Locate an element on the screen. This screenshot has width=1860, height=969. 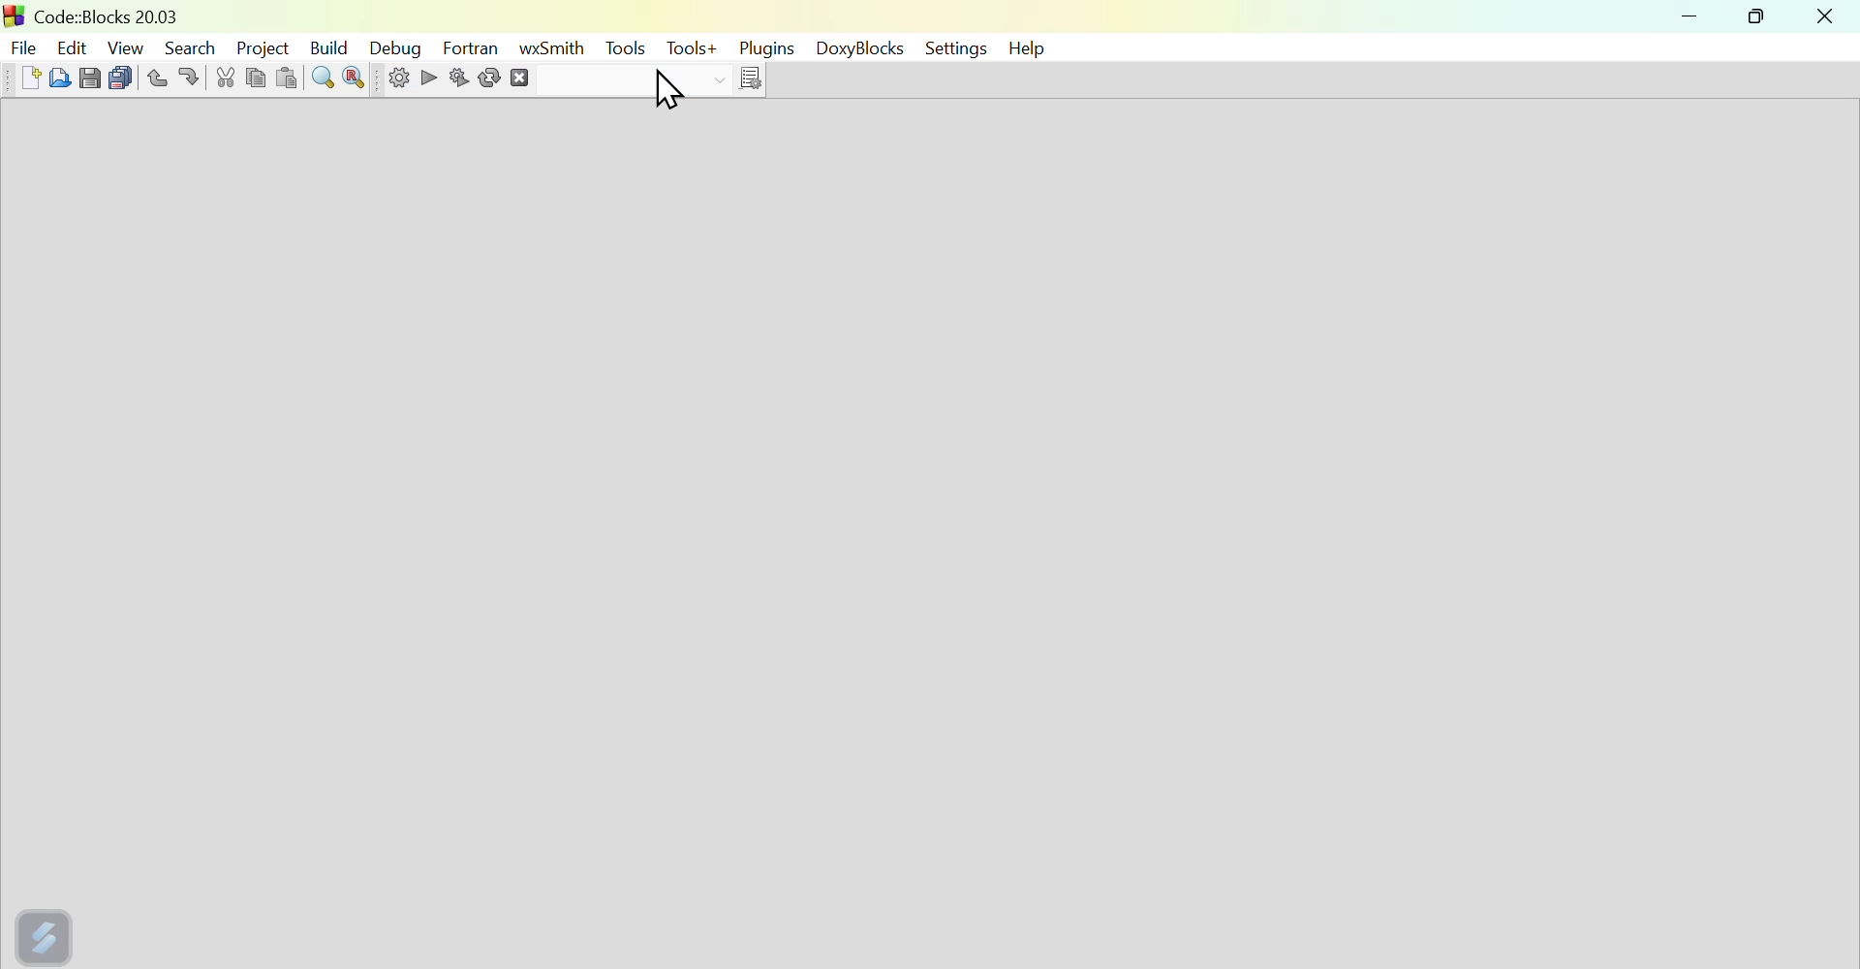
Plugins is located at coordinates (764, 48).